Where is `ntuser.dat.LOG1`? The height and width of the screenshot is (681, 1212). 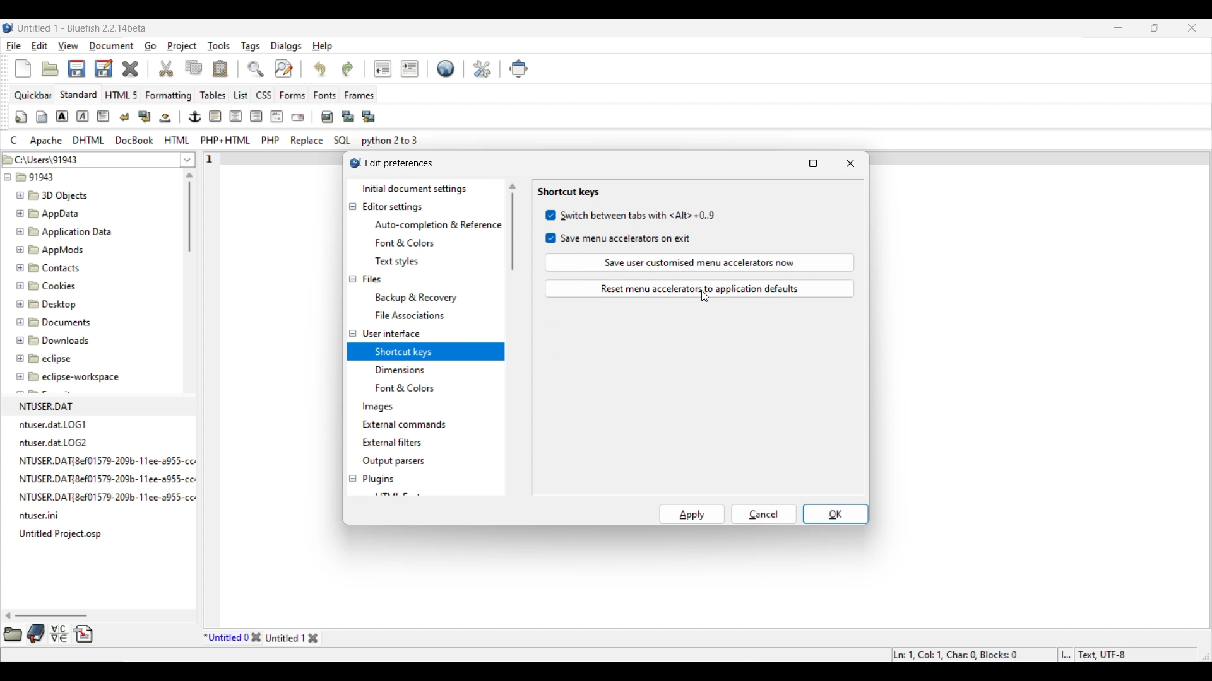
ntuser.dat.LOG1 is located at coordinates (54, 424).